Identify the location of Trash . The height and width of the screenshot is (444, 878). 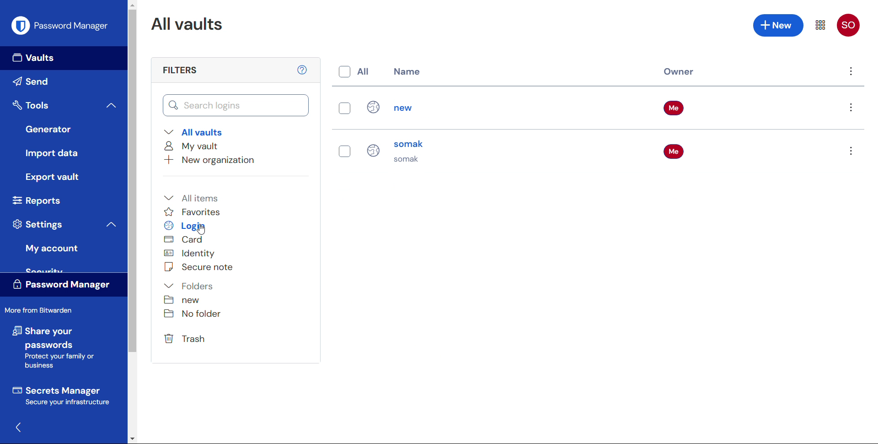
(187, 338).